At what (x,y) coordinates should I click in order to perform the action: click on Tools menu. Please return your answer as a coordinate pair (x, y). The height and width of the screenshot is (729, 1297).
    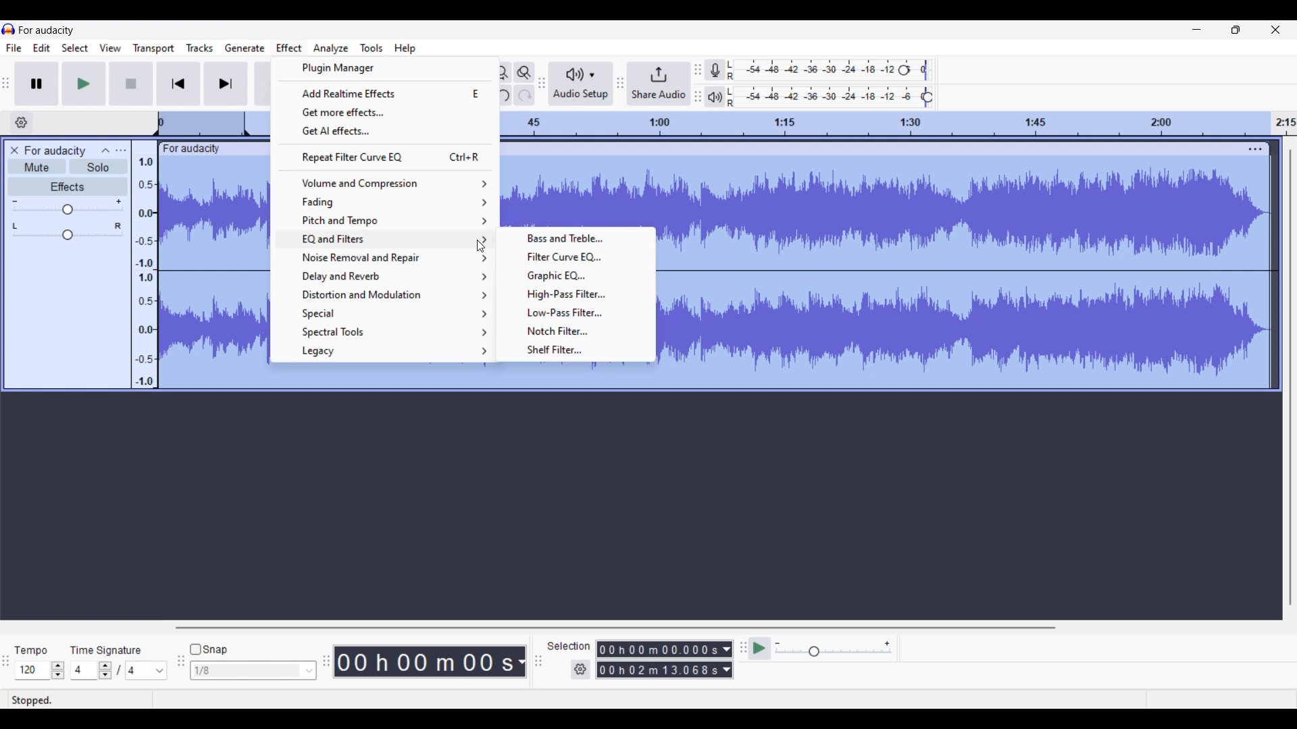
    Looking at the image, I should click on (371, 48).